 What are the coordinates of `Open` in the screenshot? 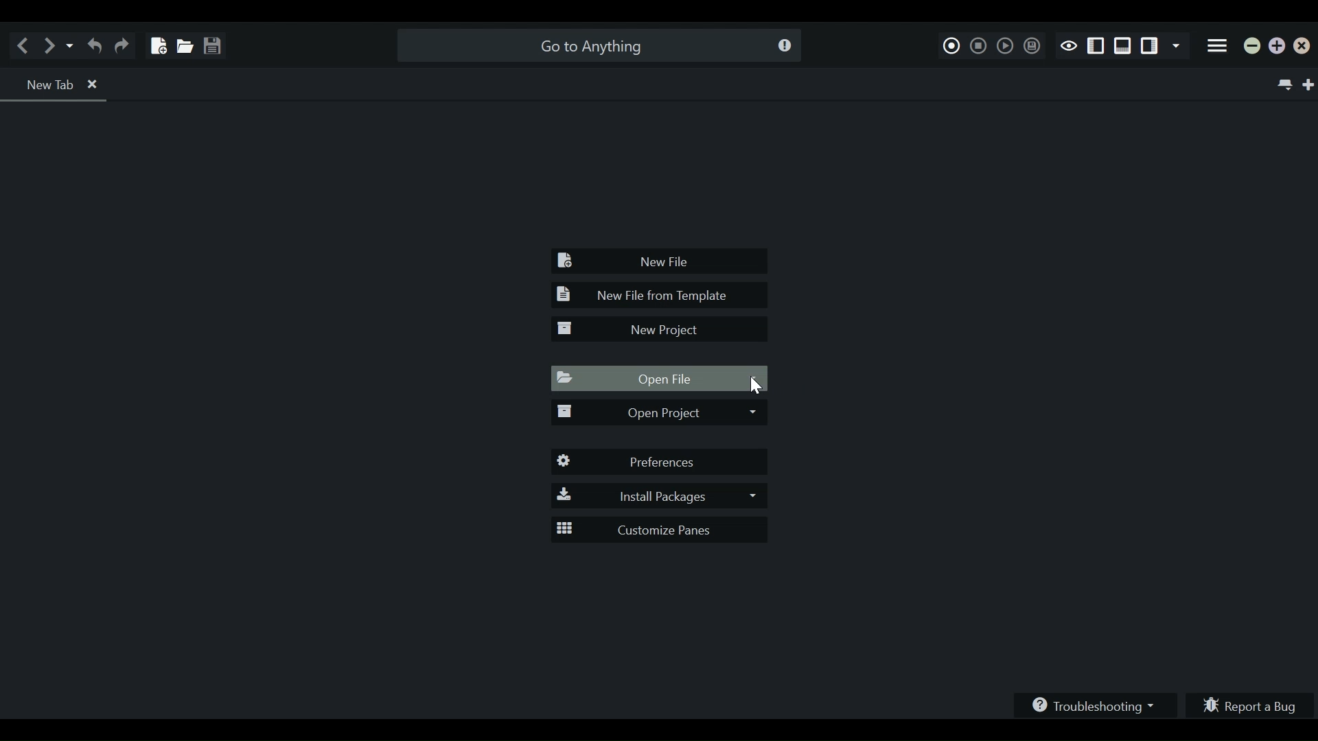 It's located at (183, 43).